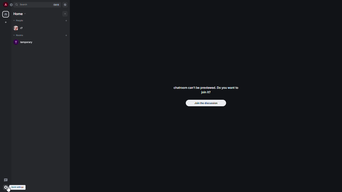  I want to click on chatroom can't be previewed, so click(205, 90).